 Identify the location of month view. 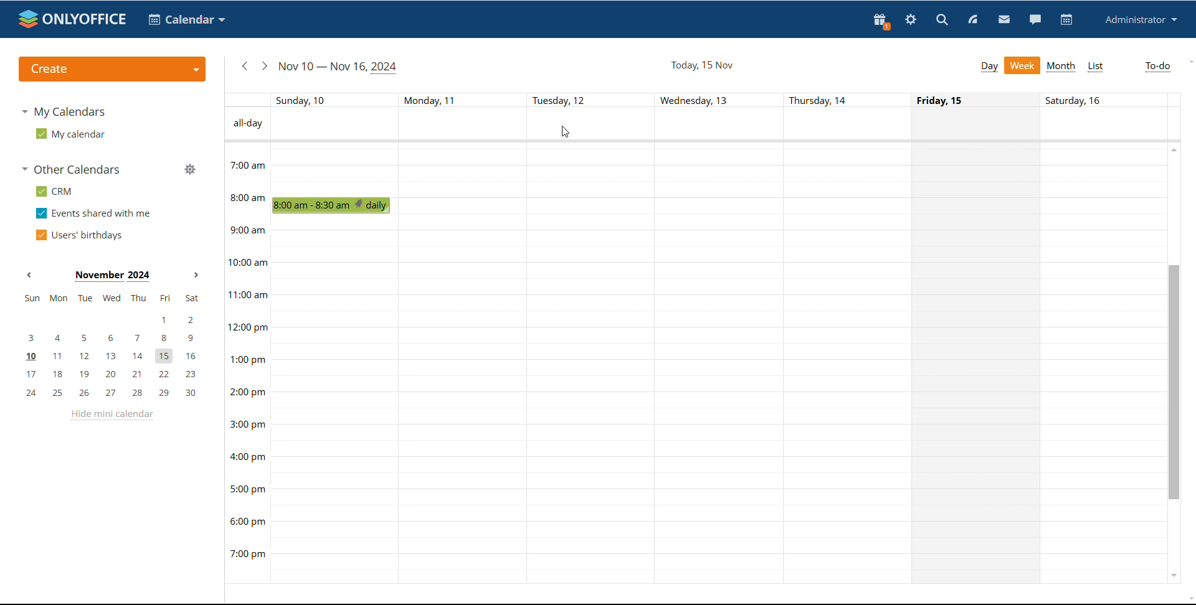
(1061, 67).